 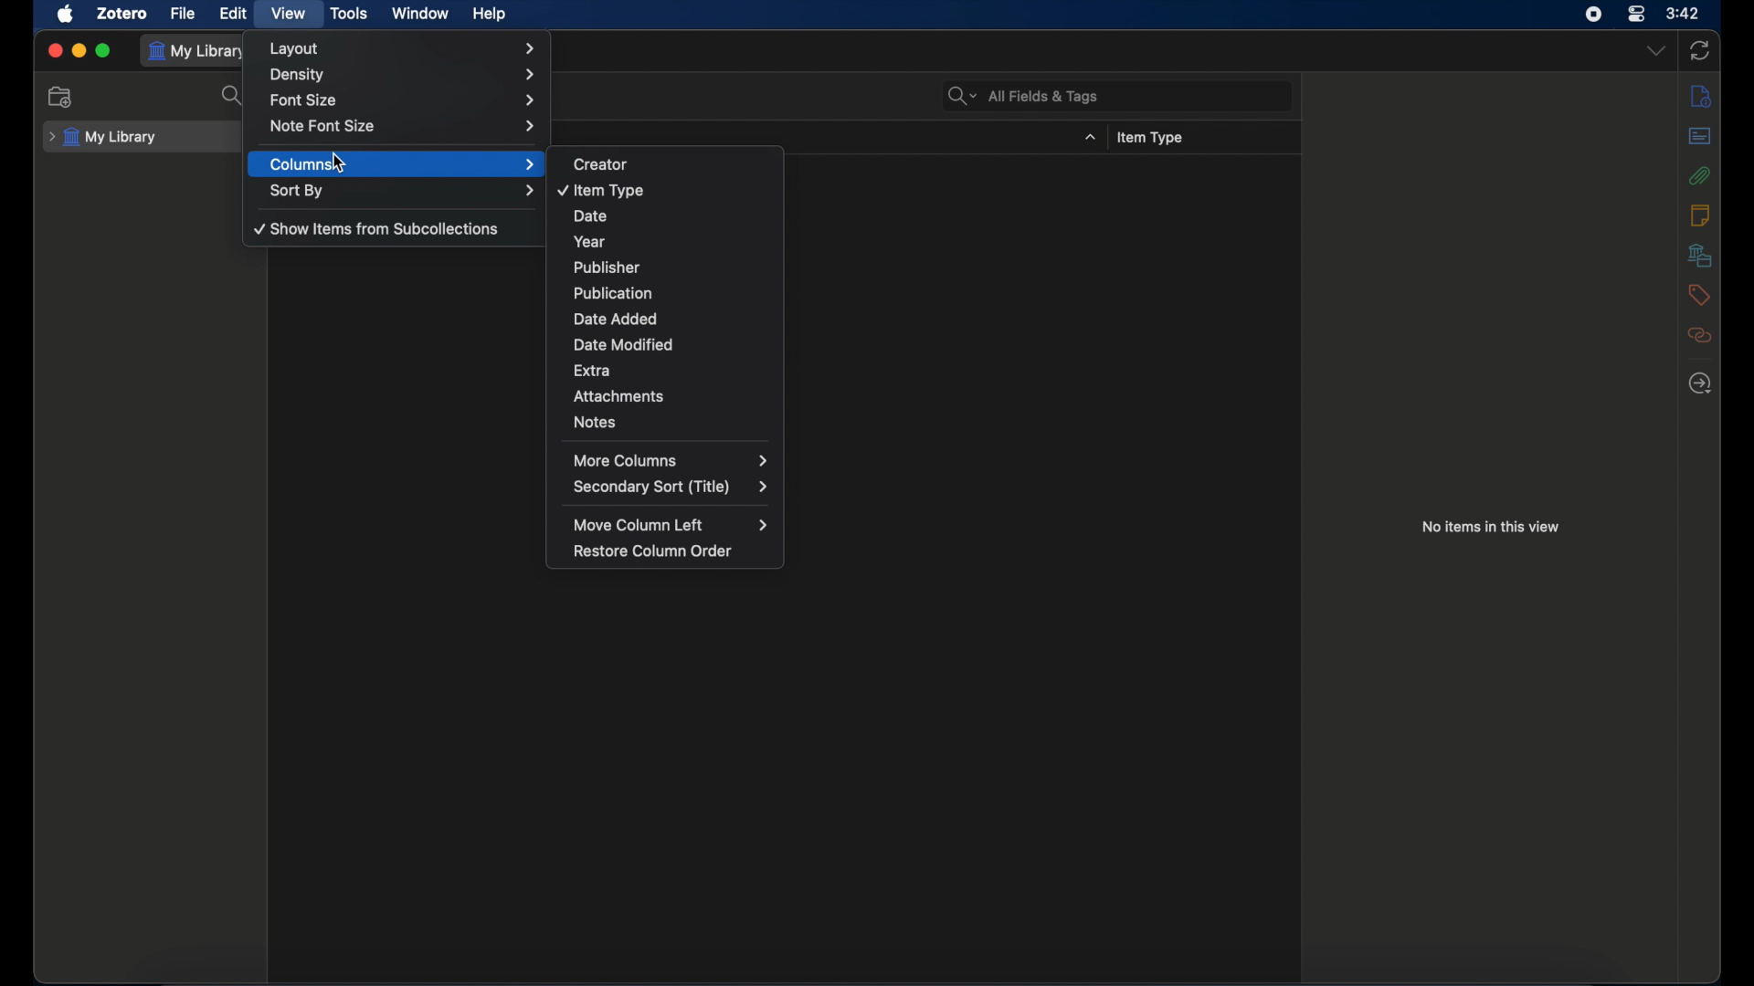 I want to click on view, so click(x=289, y=14).